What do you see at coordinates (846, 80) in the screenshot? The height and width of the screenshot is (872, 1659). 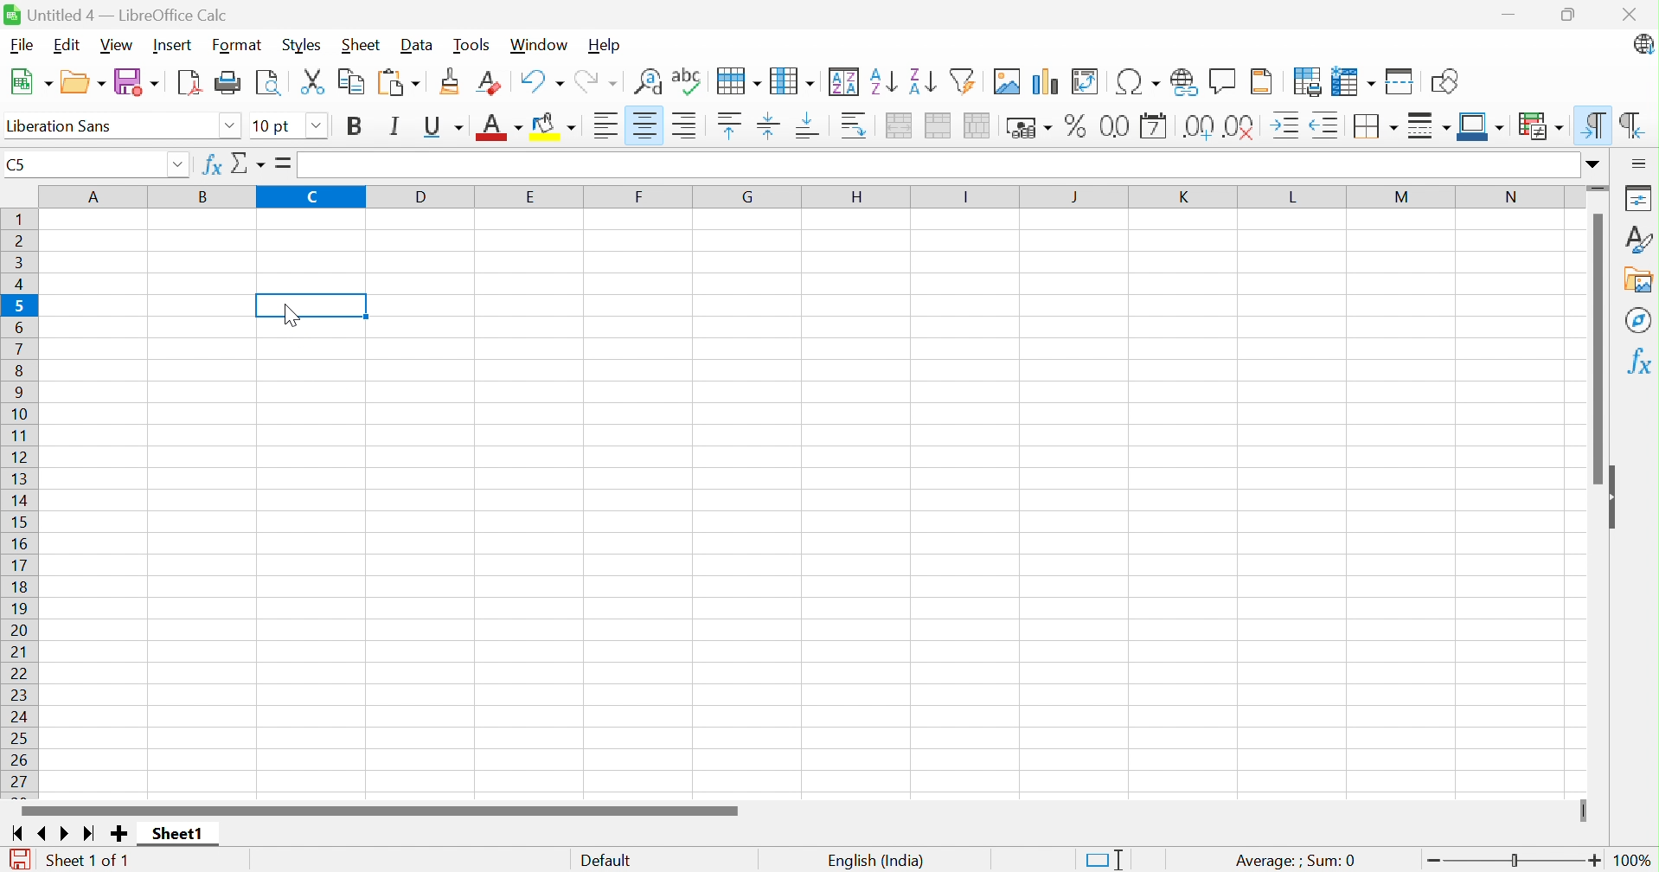 I see `Sort` at bounding box center [846, 80].